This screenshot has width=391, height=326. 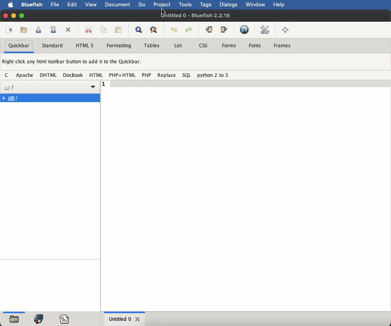 I want to click on bookmark, so click(x=40, y=318).